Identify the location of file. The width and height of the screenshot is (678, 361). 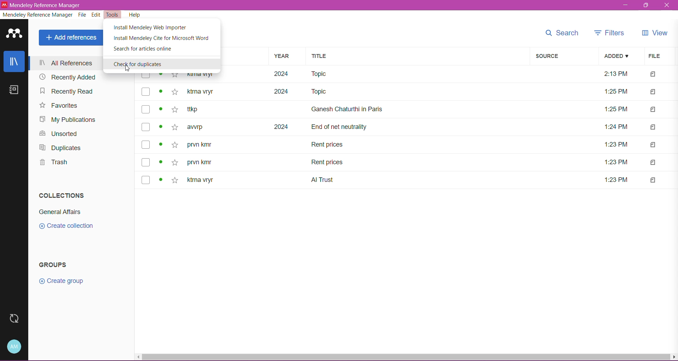
(654, 180).